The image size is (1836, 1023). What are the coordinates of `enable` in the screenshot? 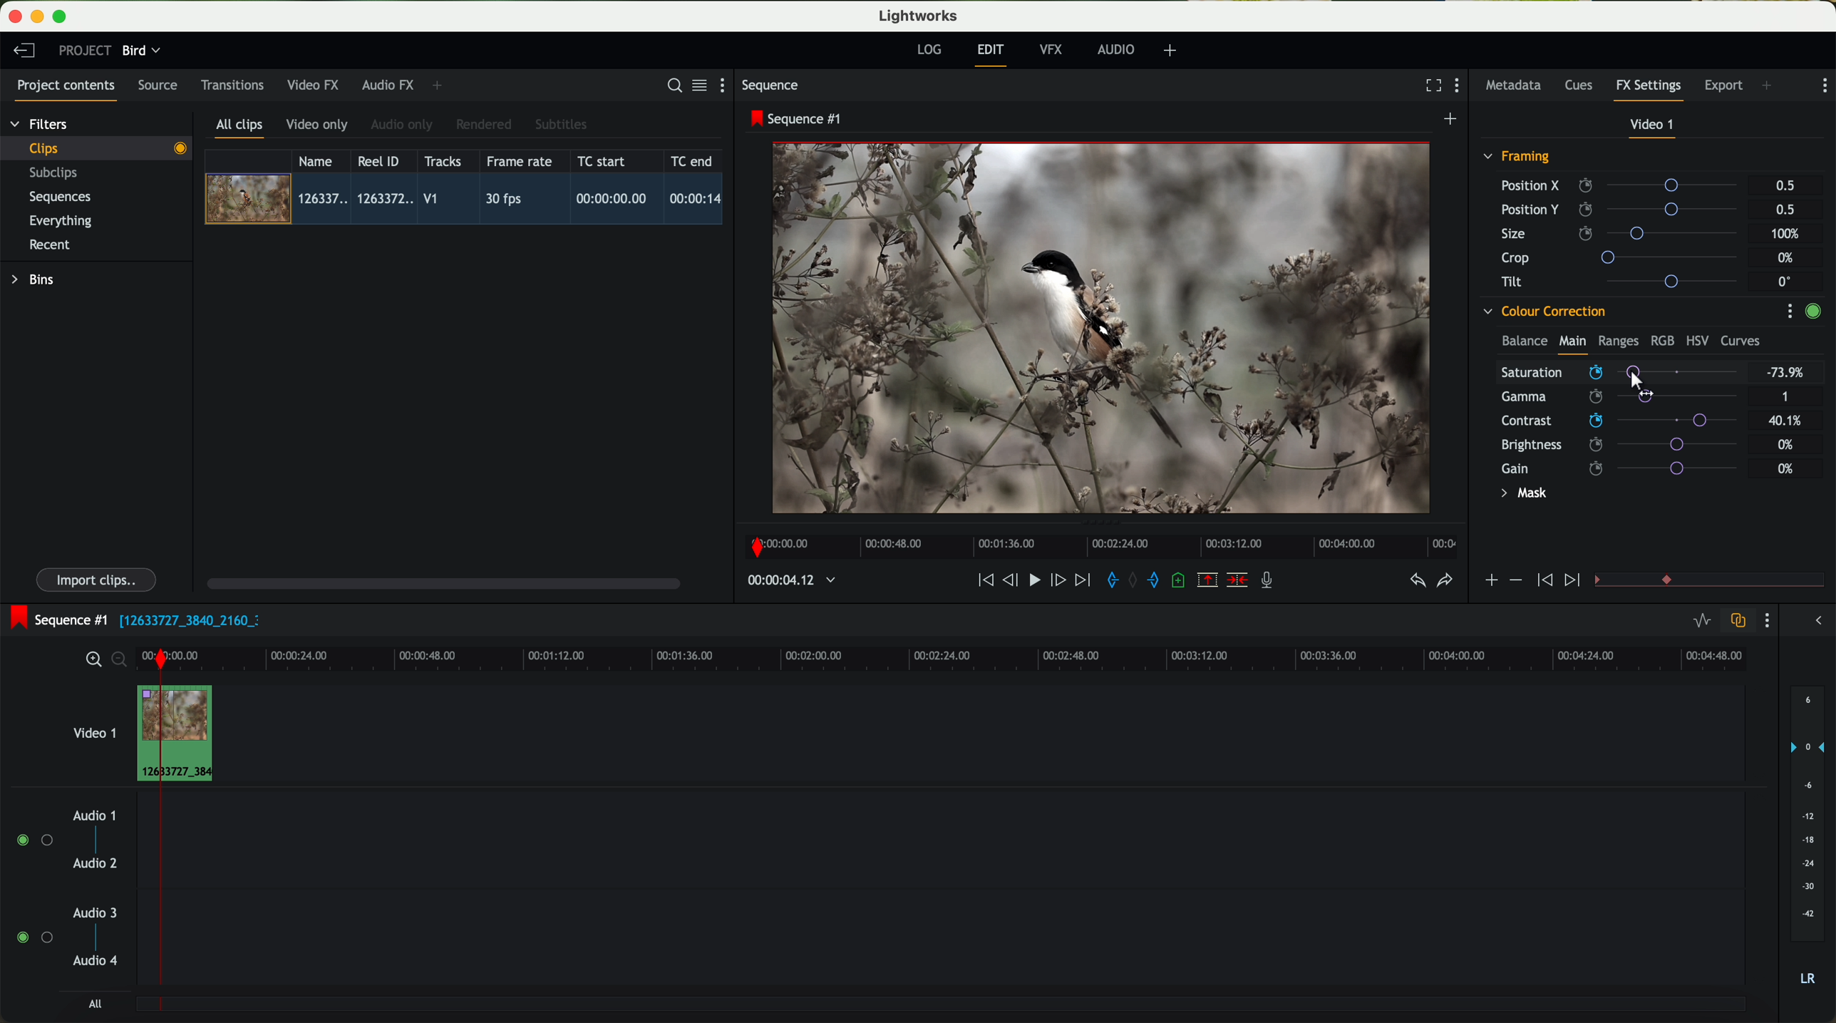 It's located at (1812, 313).